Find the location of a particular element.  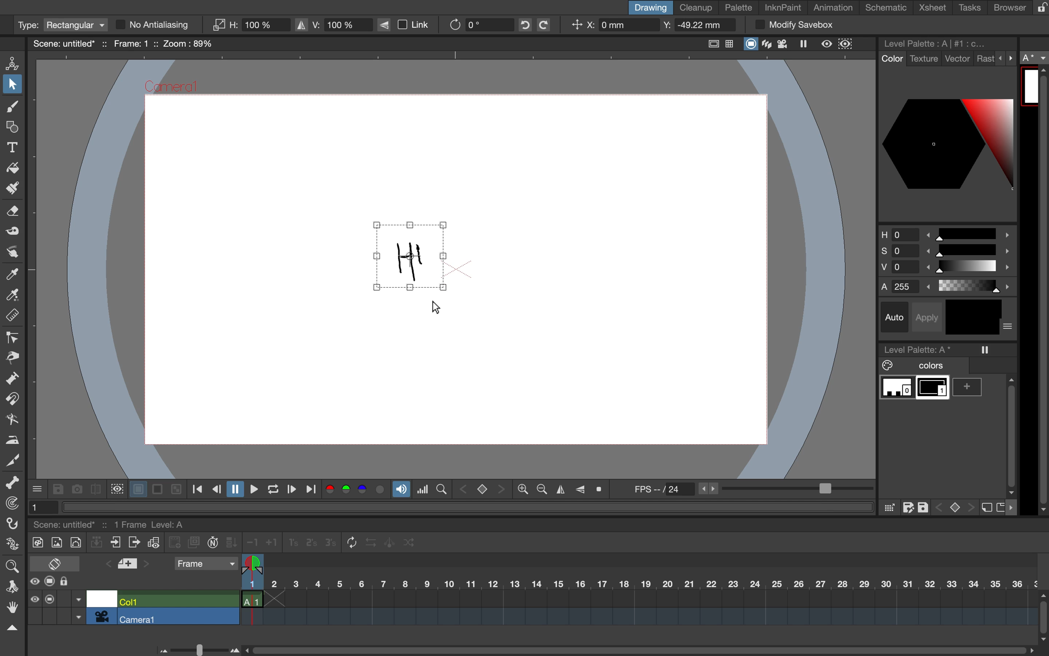

snapshot is located at coordinates (75, 489).